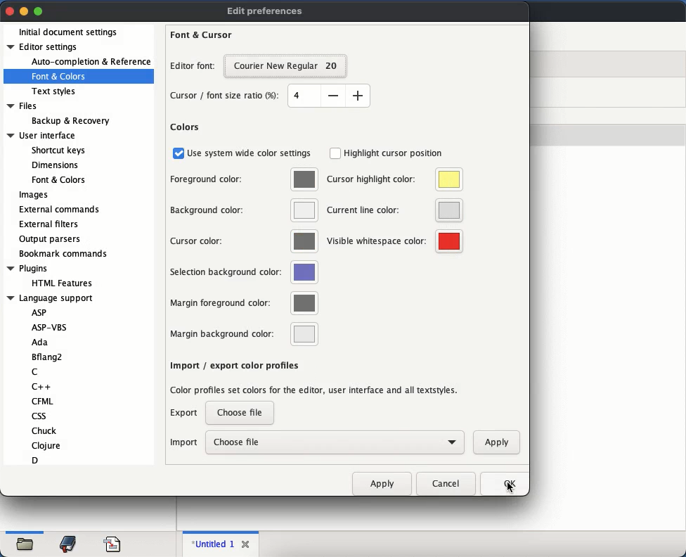 This screenshot has height=557, width=686. Describe the element at coordinates (449, 210) in the screenshot. I see `color` at that location.